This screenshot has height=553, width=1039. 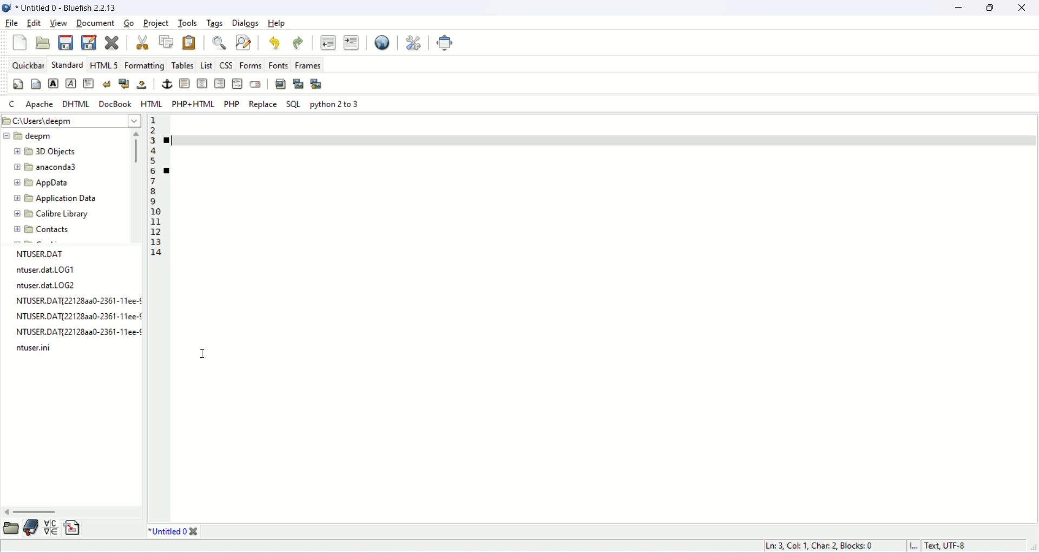 I want to click on C, so click(x=10, y=103).